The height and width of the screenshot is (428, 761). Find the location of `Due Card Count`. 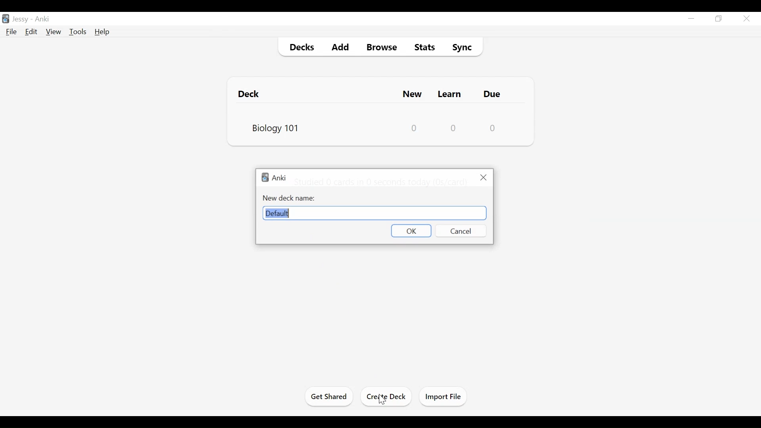

Due Card Count is located at coordinates (493, 128).